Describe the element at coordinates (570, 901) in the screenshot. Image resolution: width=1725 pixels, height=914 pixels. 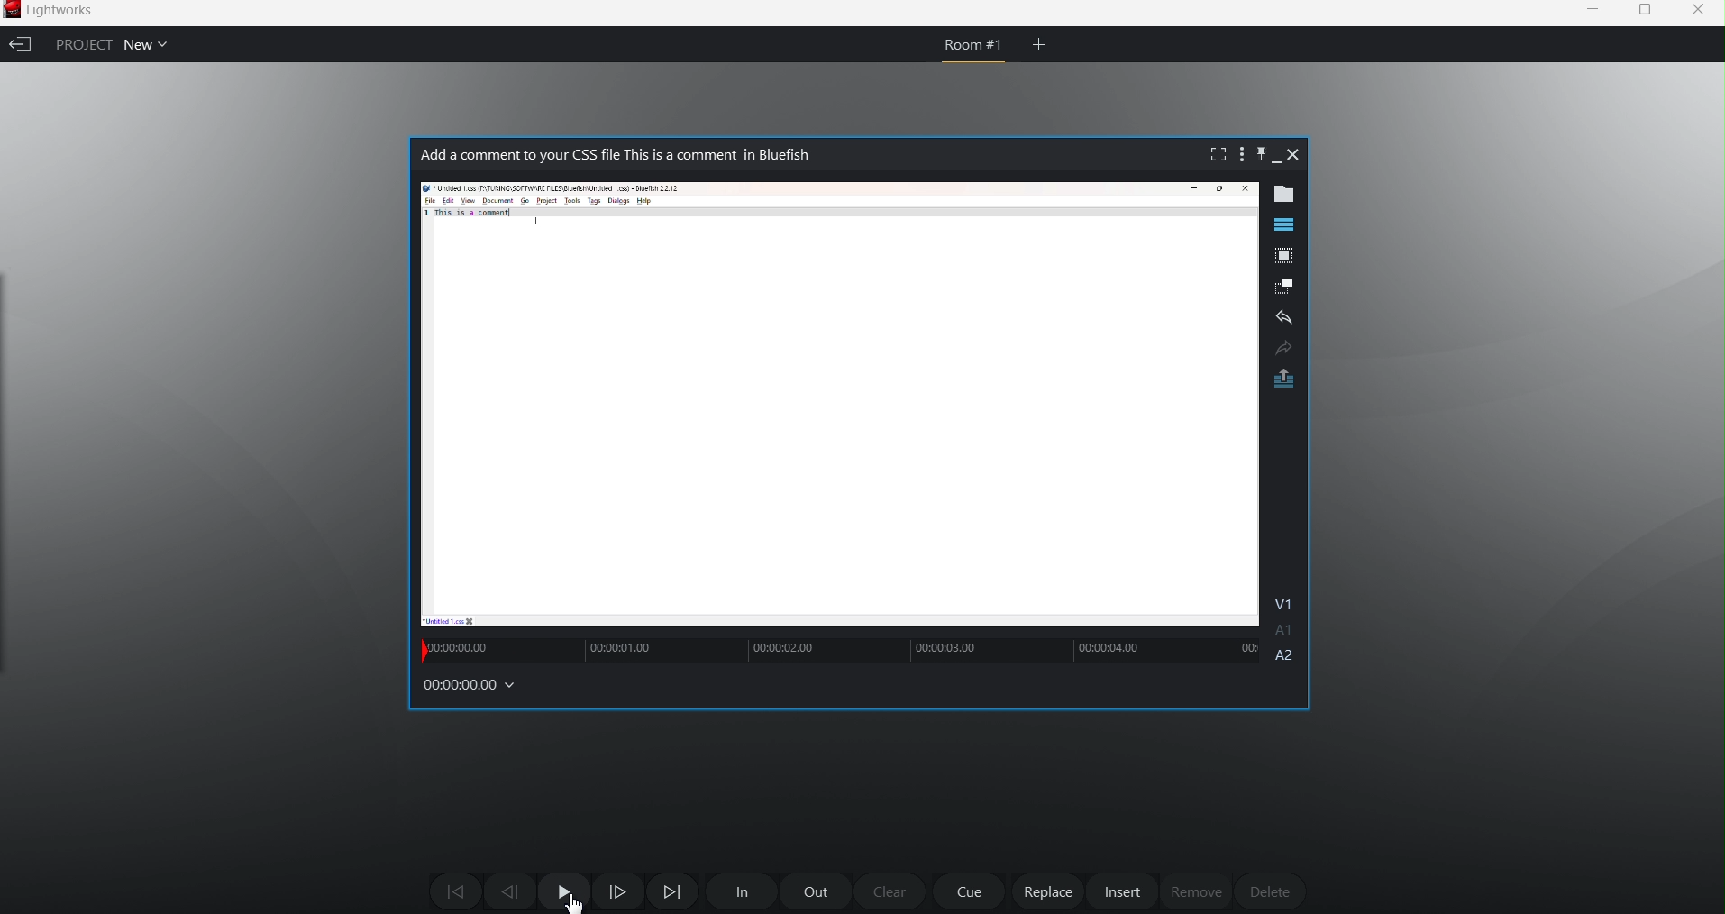
I see `cursor` at that location.